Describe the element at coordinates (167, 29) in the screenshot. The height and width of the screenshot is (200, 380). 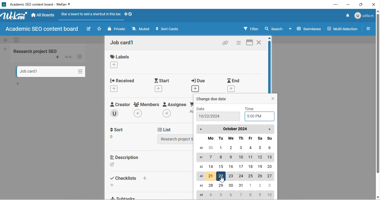
I see `sort cards` at that location.